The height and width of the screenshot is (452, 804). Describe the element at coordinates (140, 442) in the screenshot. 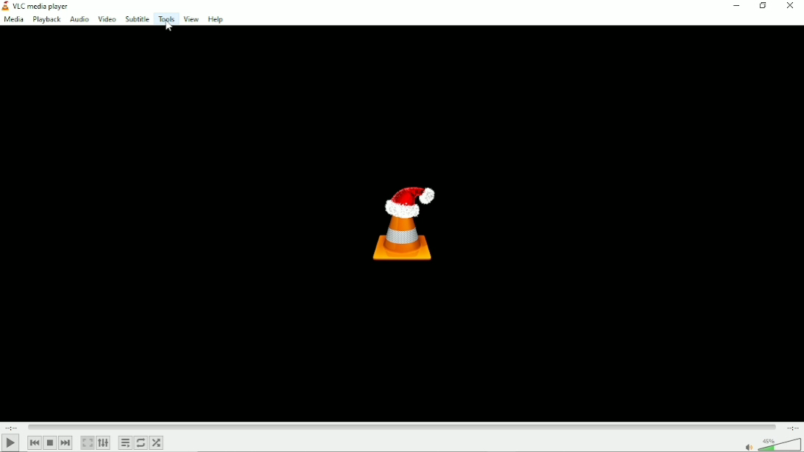

I see `Toggle between loop all, loop one and no loop` at that location.